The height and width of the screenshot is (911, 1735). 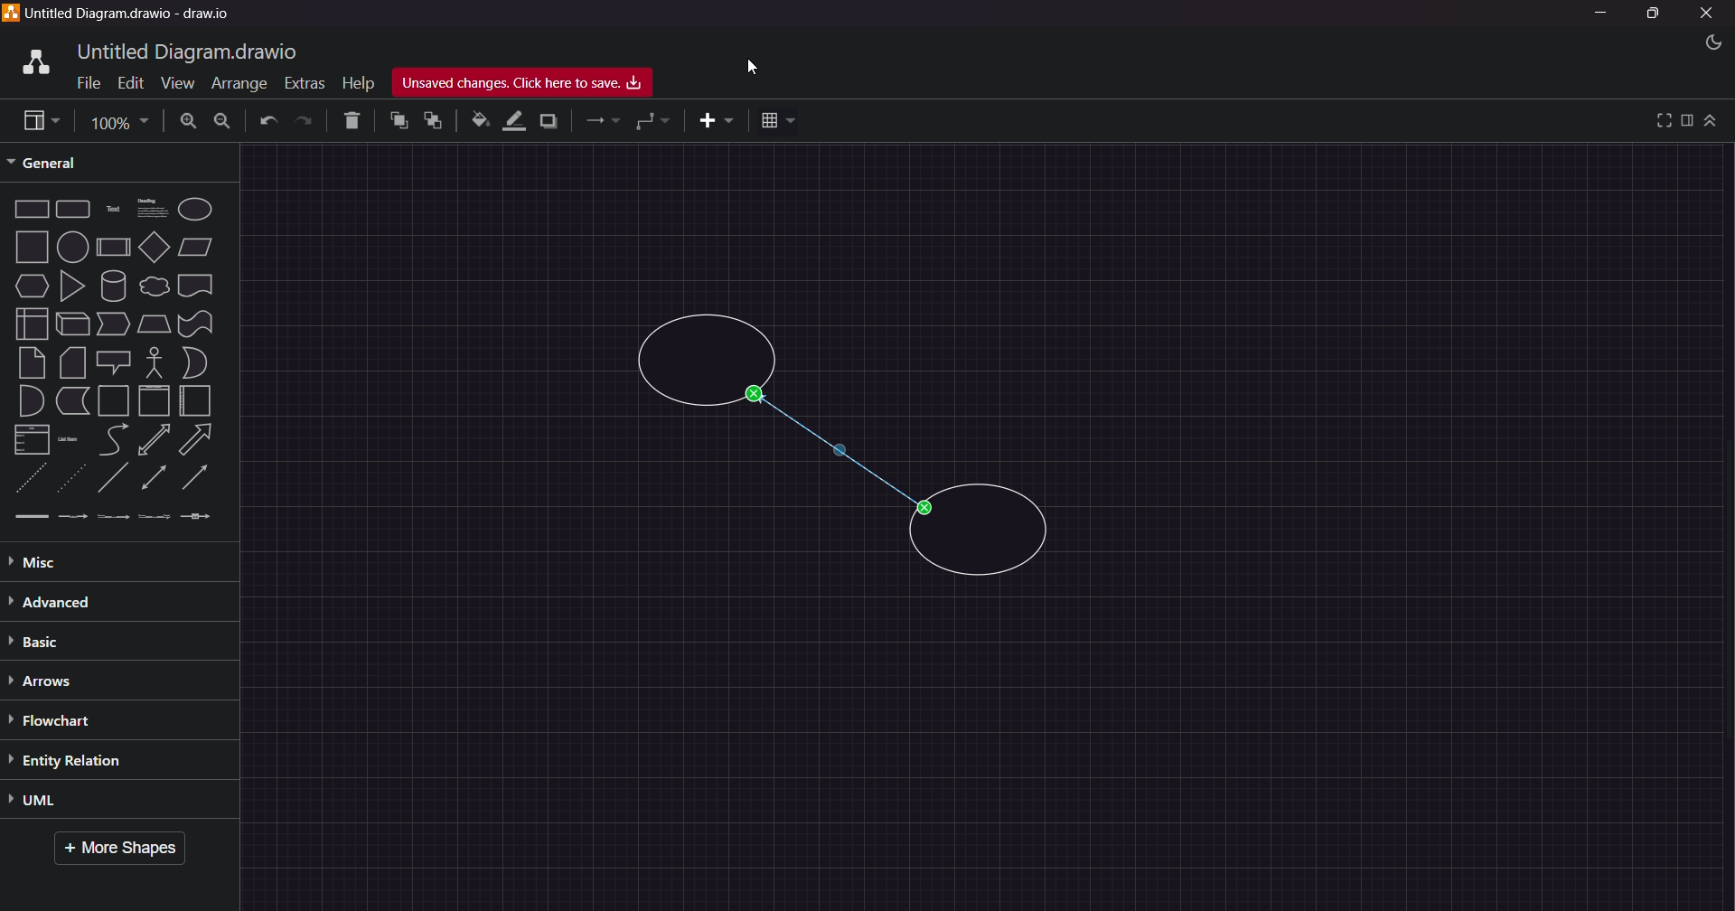 What do you see at coordinates (709, 121) in the screenshot?
I see `insert` at bounding box center [709, 121].